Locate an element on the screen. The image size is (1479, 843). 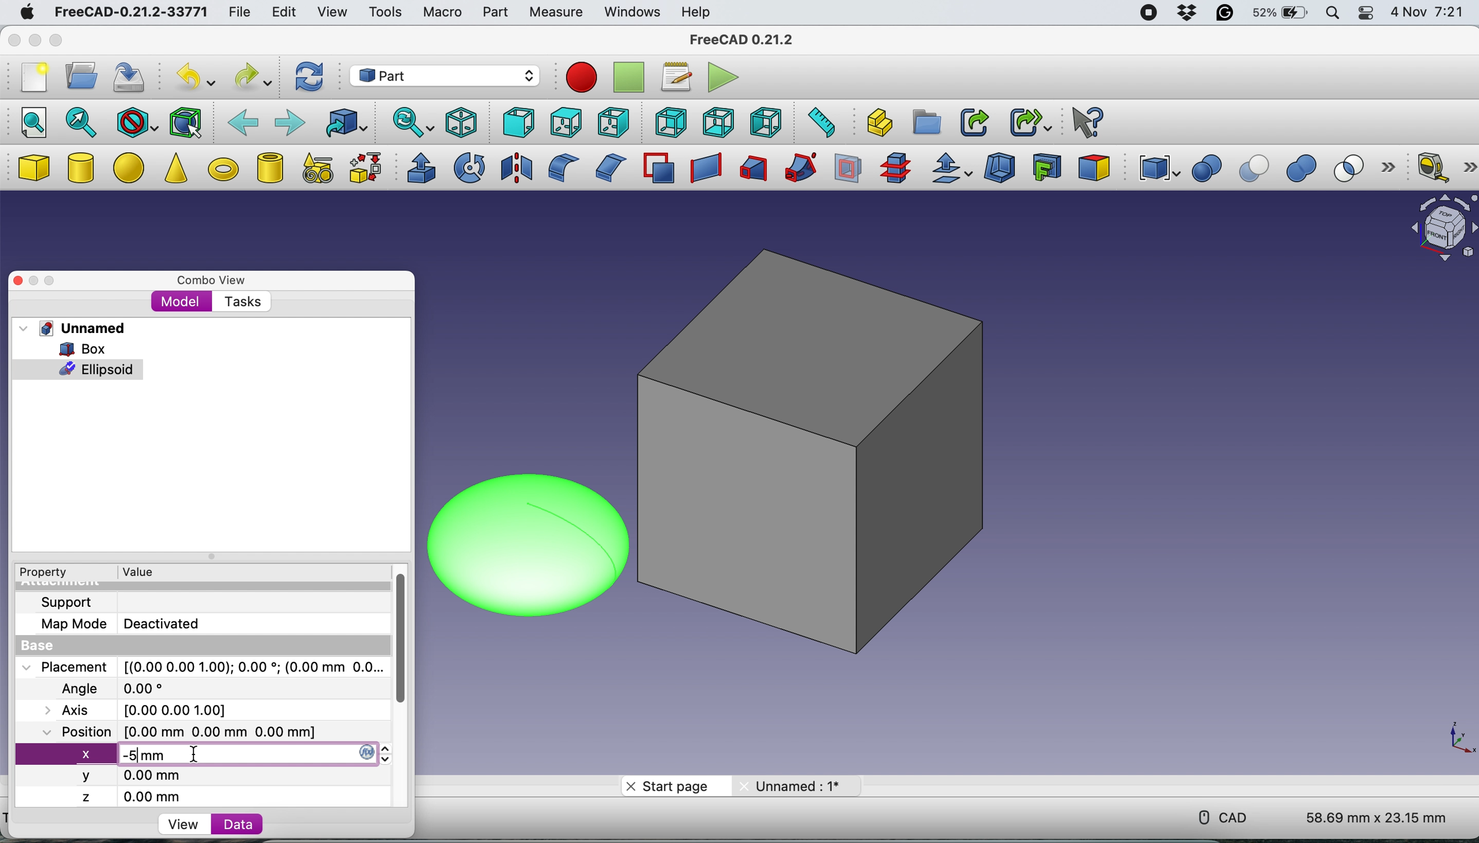
save is located at coordinates (131, 79).